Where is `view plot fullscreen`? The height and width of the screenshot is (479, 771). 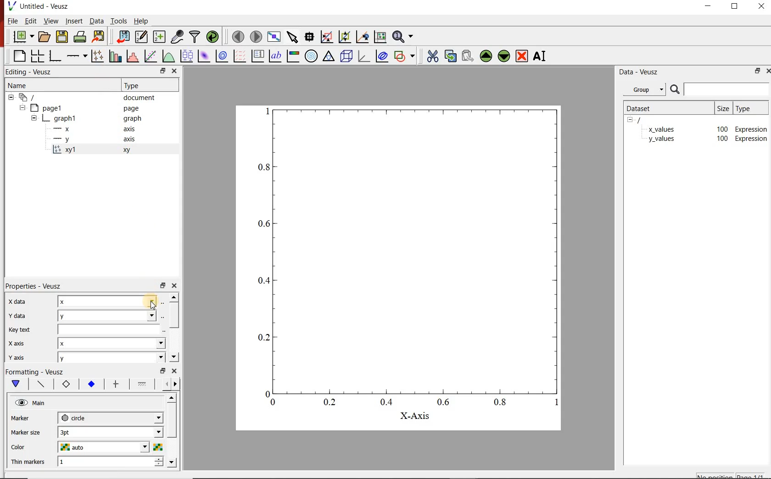
view plot fullscreen is located at coordinates (275, 37).